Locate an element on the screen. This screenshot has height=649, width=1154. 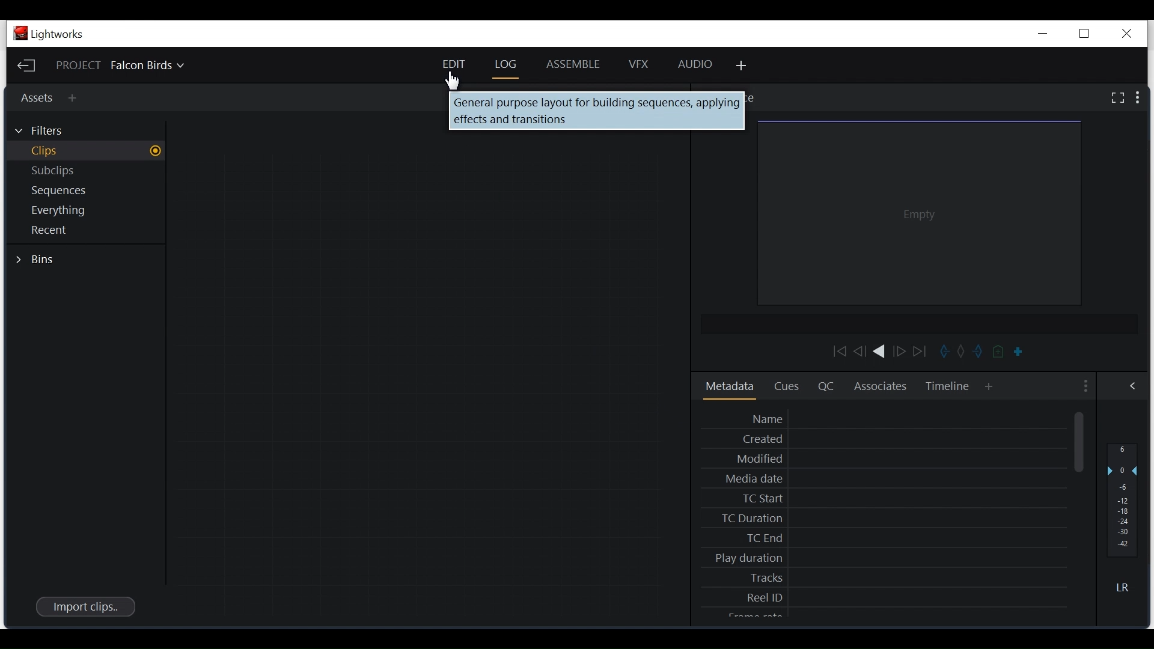
Add attachment is located at coordinates (76, 100).